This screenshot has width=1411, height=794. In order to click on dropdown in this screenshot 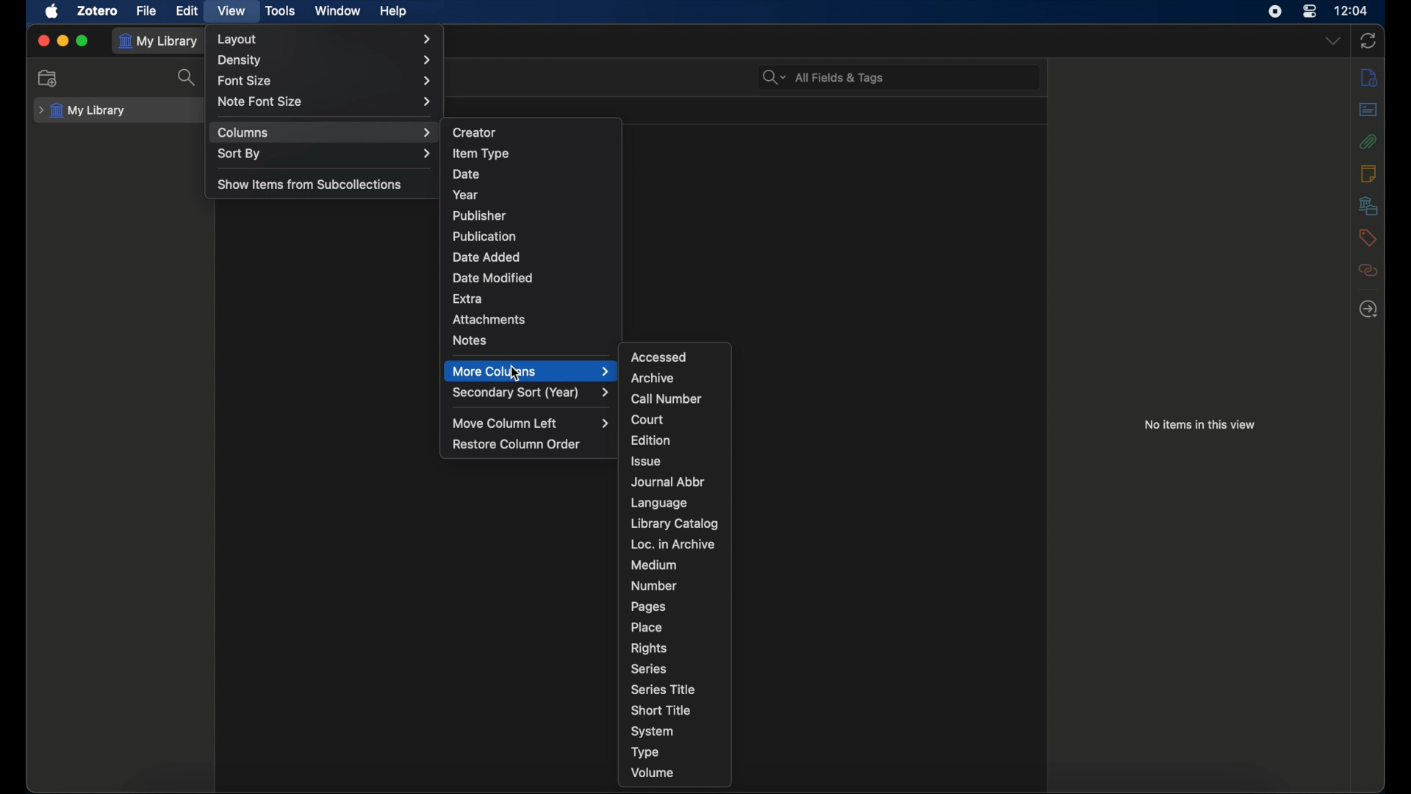, I will do `click(1335, 40)`.